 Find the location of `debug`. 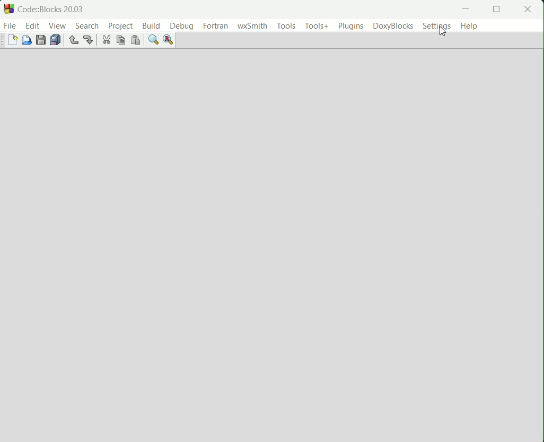

debug is located at coordinates (182, 26).